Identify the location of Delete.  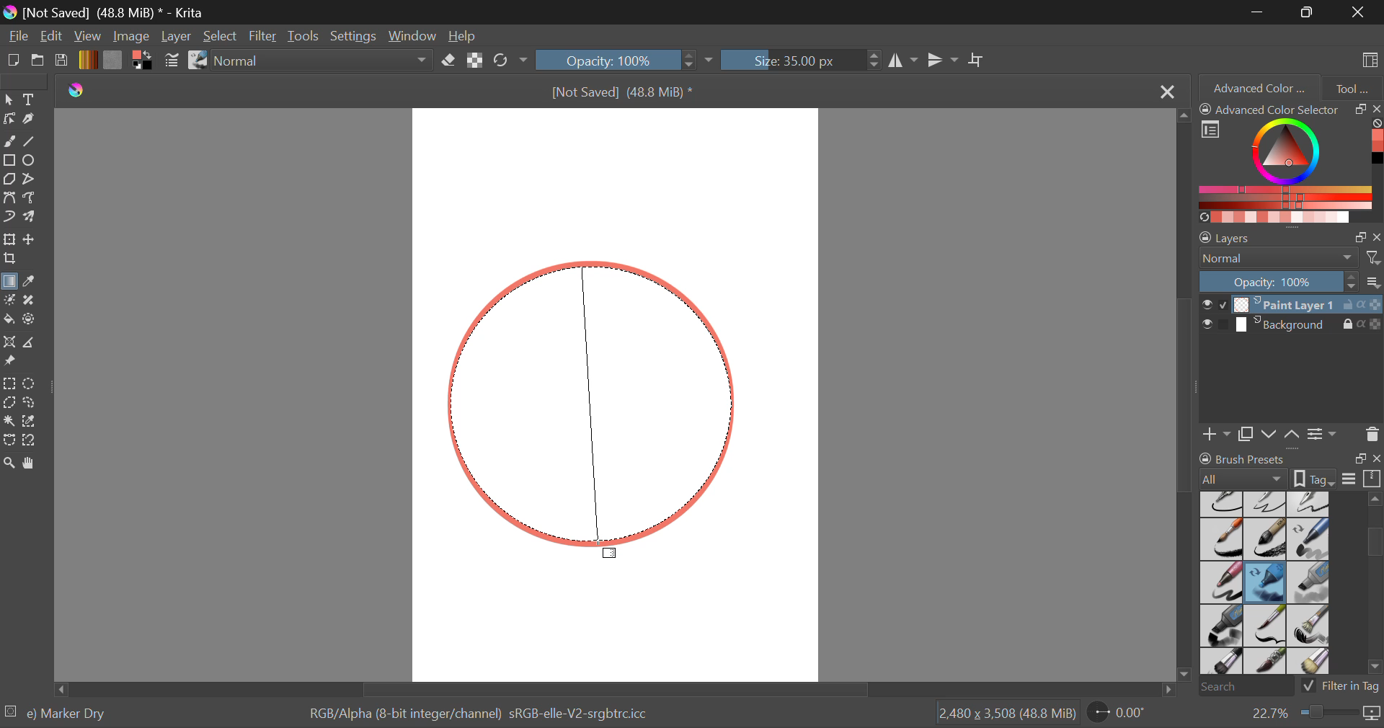
(1372, 434).